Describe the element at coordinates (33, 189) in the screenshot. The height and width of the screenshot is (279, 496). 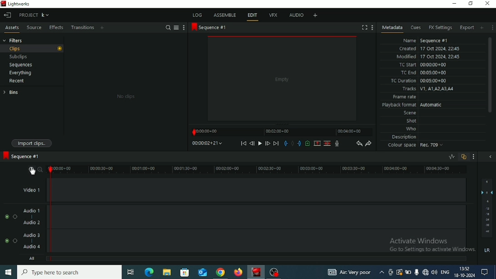
I see `Video 1` at that location.